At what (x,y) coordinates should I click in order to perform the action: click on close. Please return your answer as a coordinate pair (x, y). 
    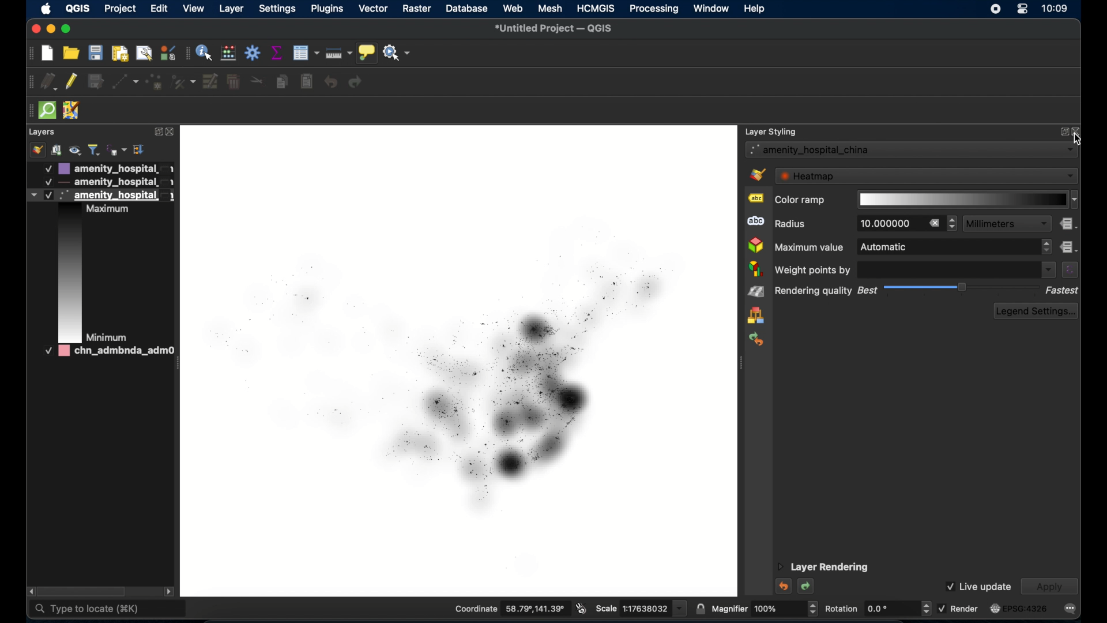
    Looking at the image, I should click on (171, 132).